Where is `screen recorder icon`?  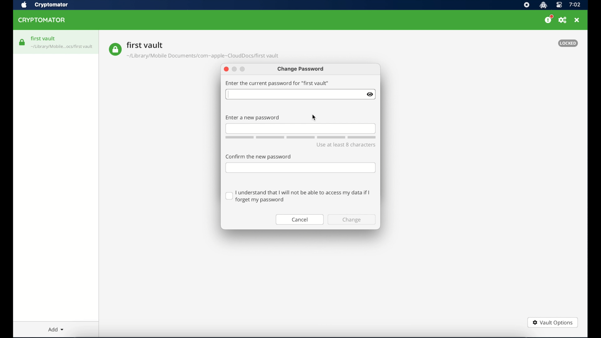 screen recorder icon is located at coordinates (527, 5).